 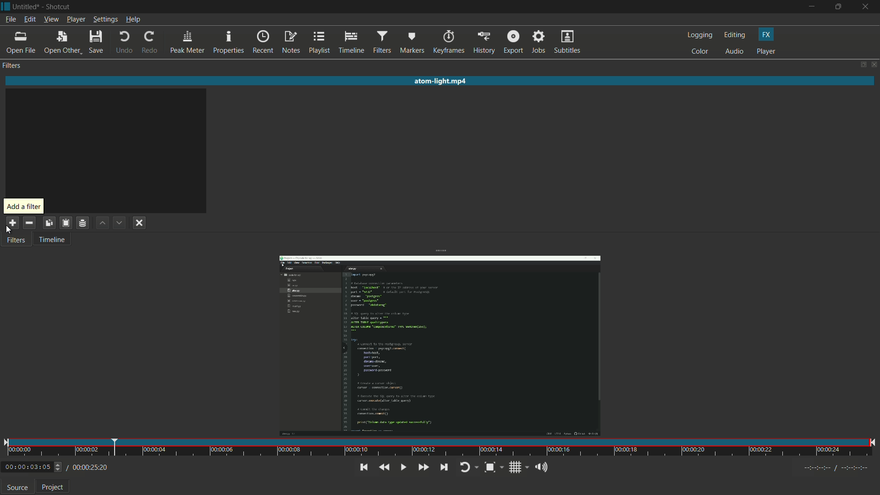 What do you see at coordinates (840, 7) in the screenshot?
I see `maximize` at bounding box center [840, 7].